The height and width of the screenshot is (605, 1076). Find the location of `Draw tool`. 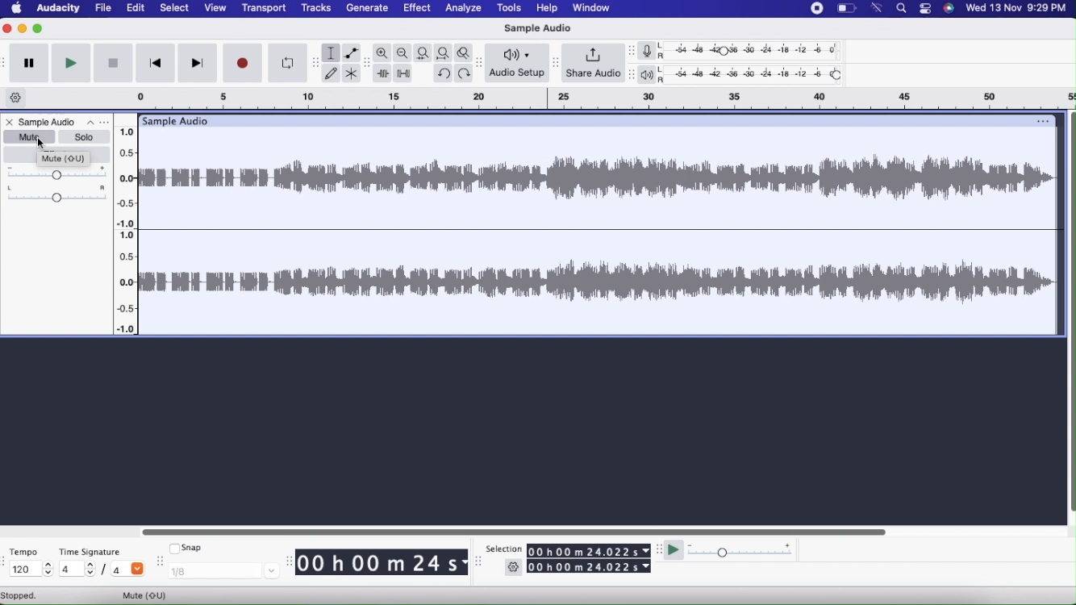

Draw tool is located at coordinates (332, 73).